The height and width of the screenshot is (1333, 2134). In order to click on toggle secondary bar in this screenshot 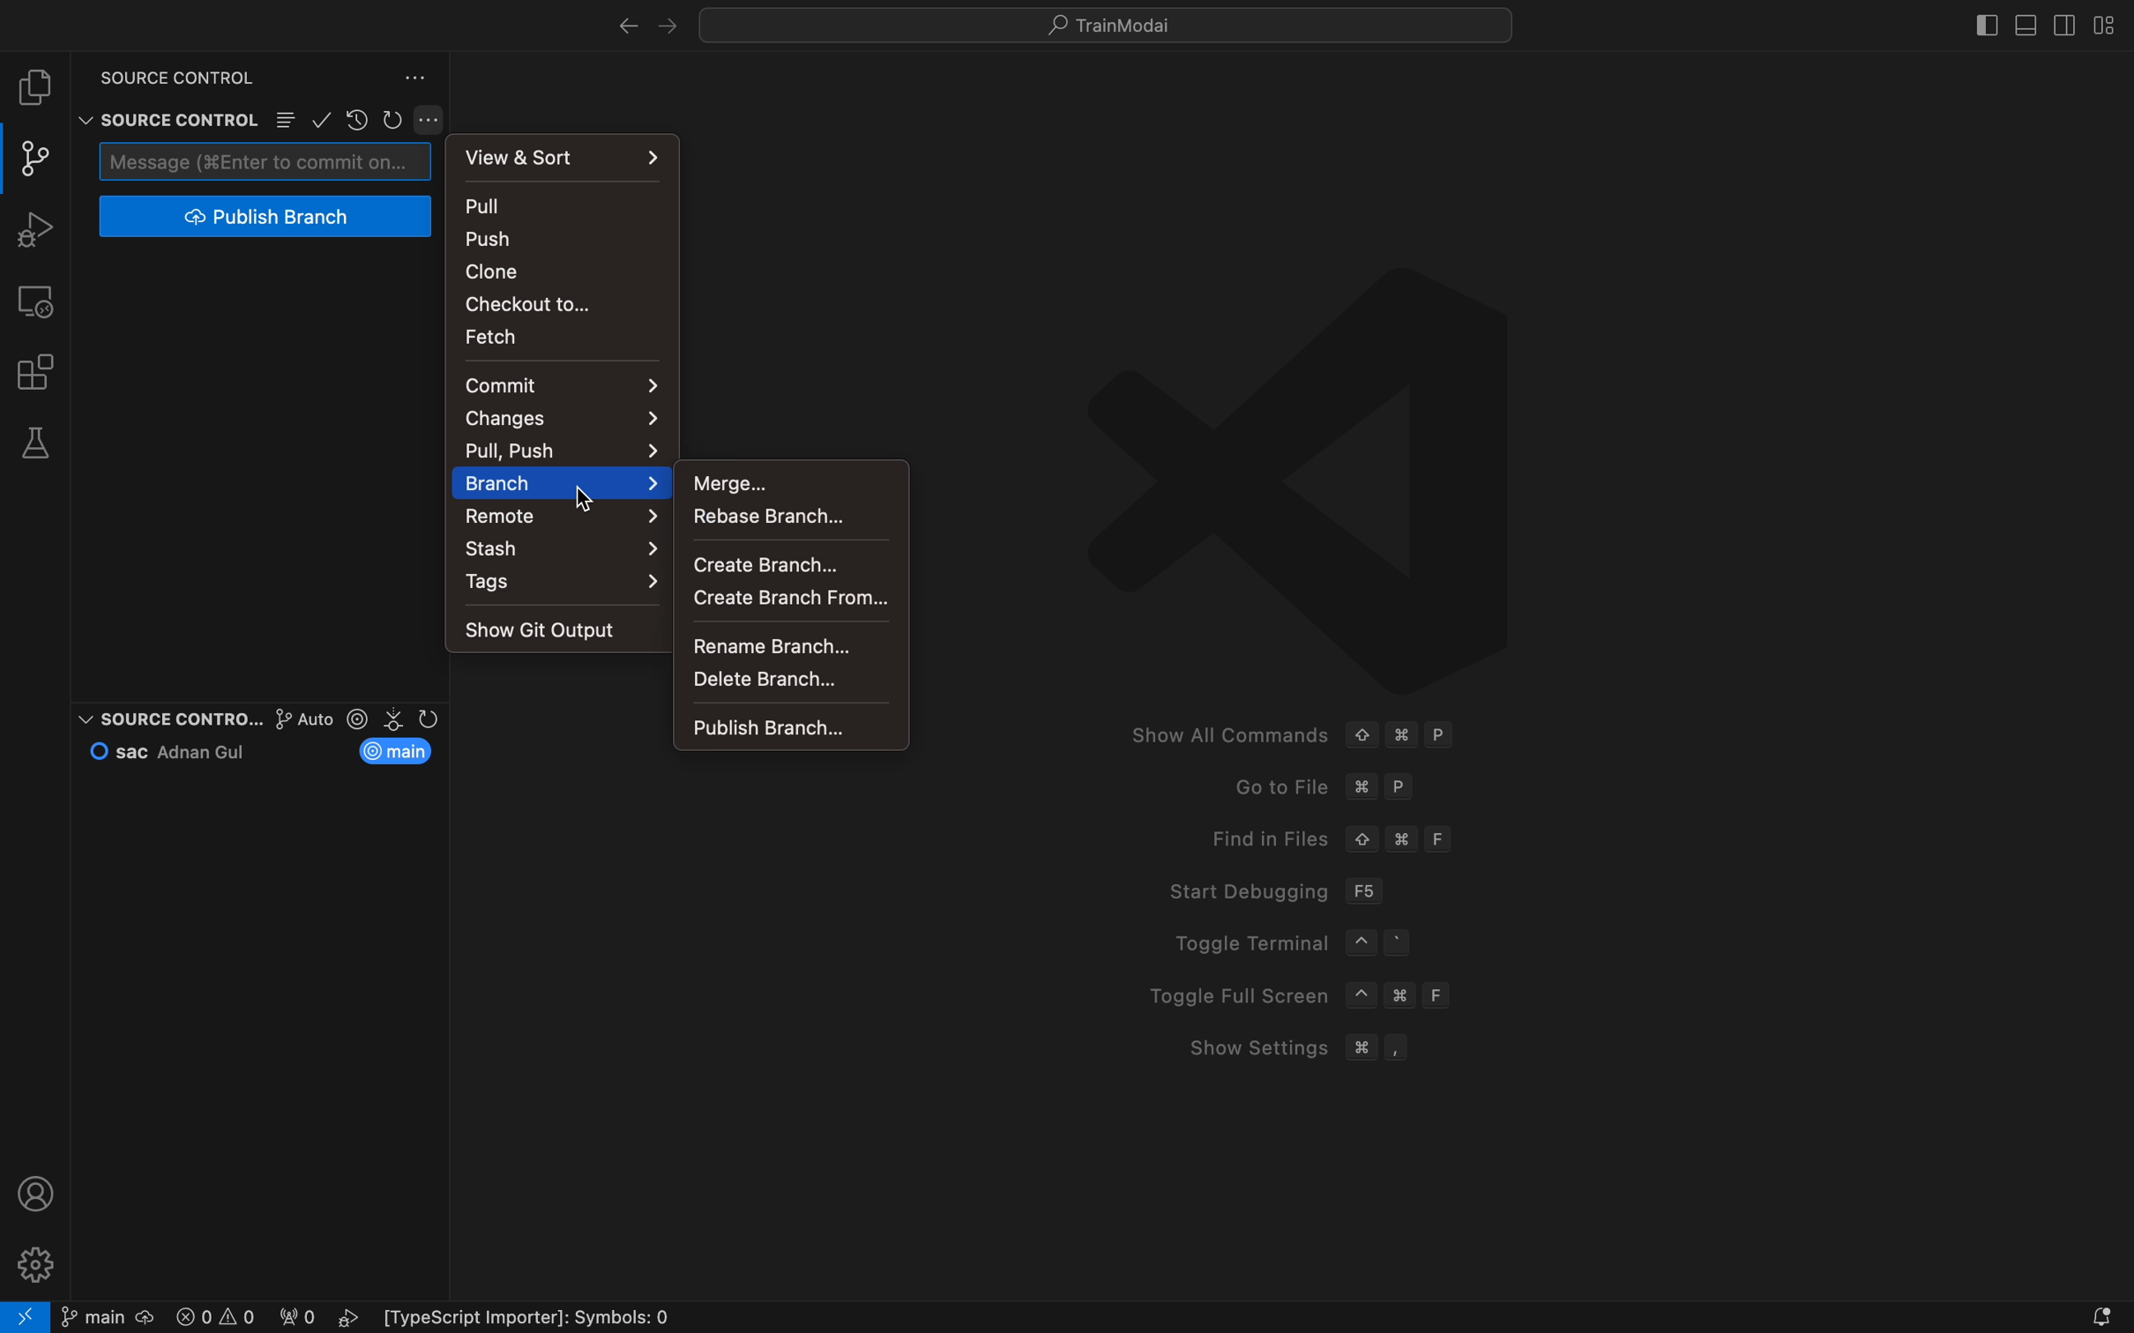, I will do `click(2063, 23)`.